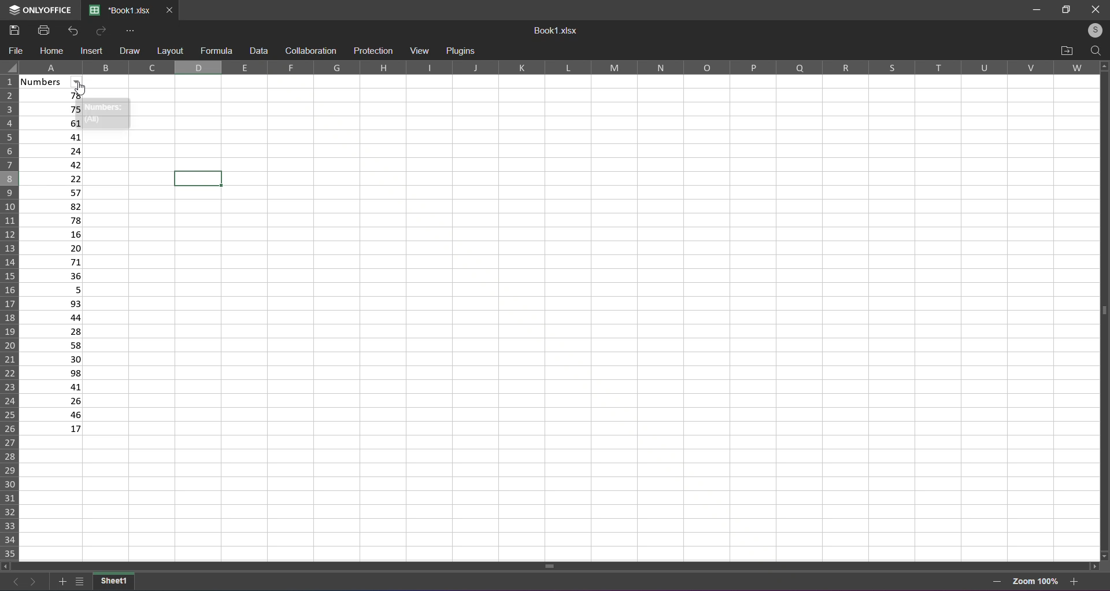 The image size is (1110, 591). I want to click on Move right, so click(1093, 566).